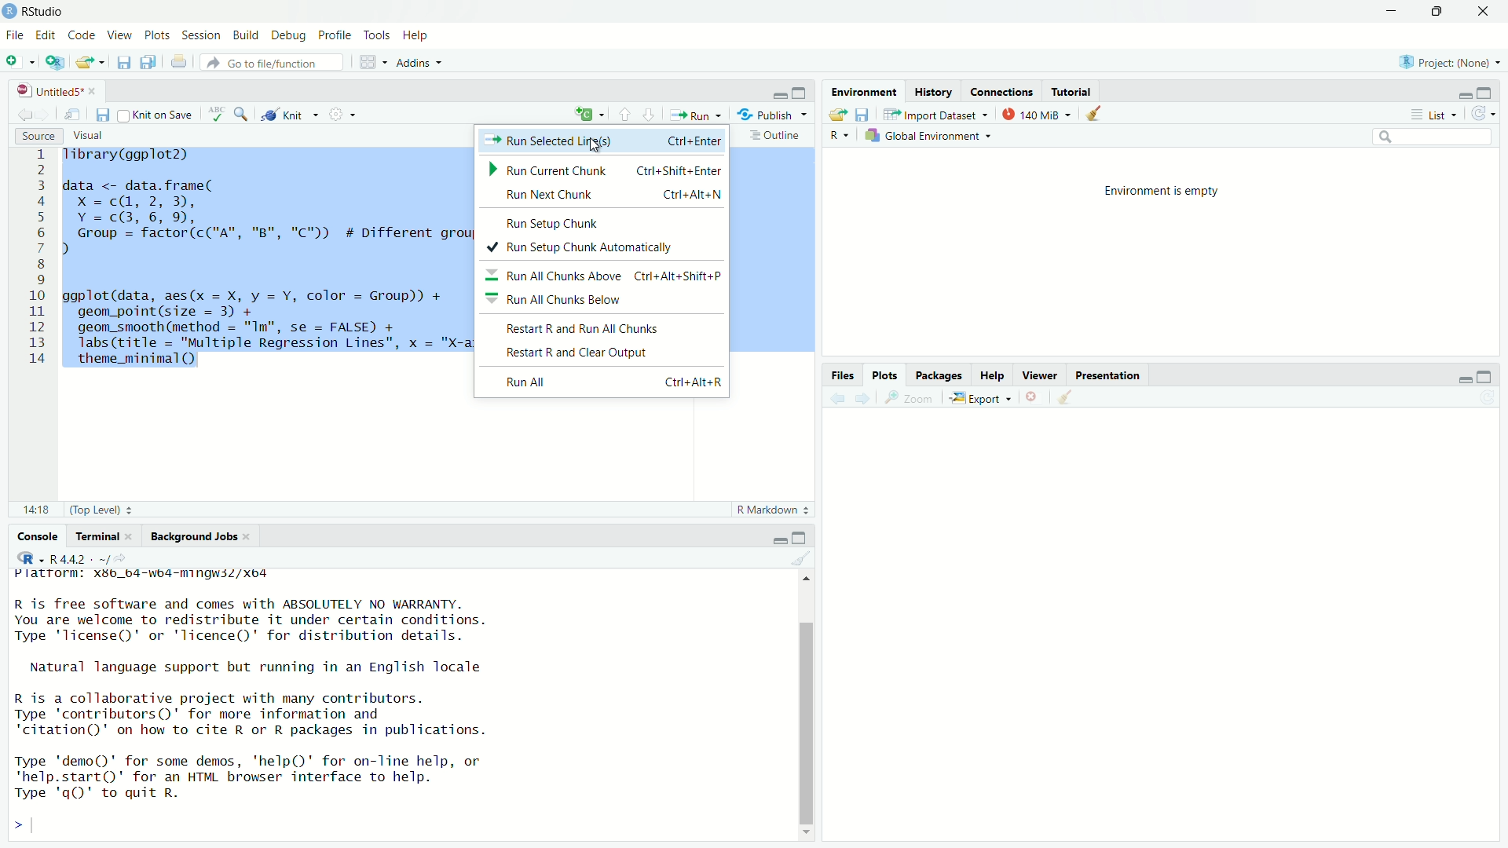  Describe the element at coordinates (623, 113) in the screenshot. I see `upward` at that location.